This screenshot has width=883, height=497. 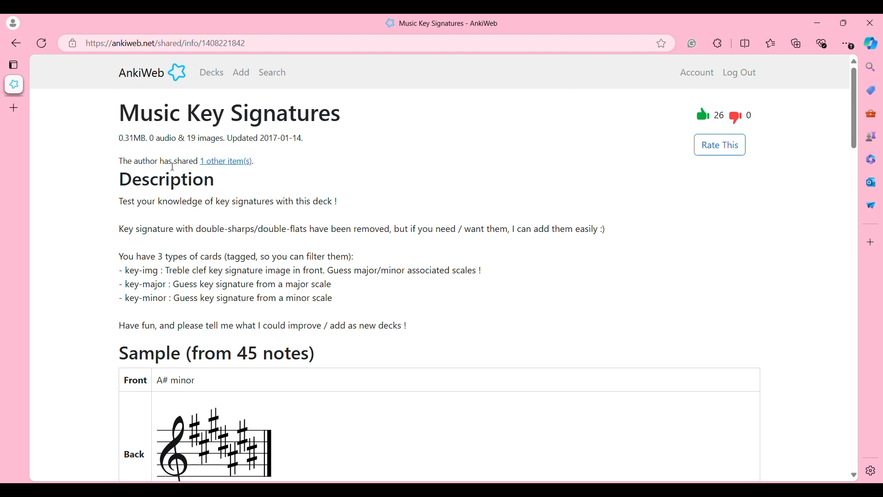 I want to click on Test your knowledge of key signatures with this deck, so click(x=226, y=203).